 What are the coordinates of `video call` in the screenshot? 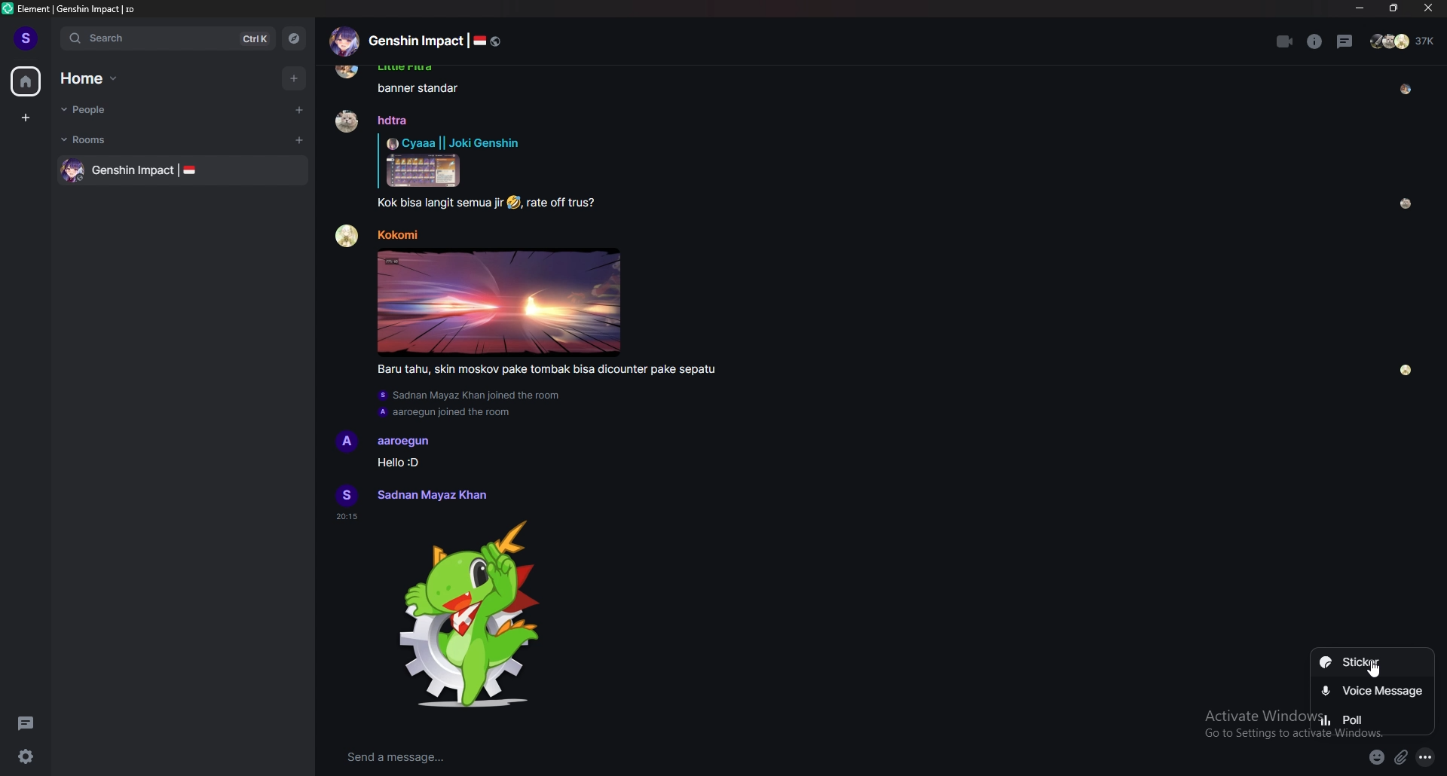 It's located at (1286, 41).